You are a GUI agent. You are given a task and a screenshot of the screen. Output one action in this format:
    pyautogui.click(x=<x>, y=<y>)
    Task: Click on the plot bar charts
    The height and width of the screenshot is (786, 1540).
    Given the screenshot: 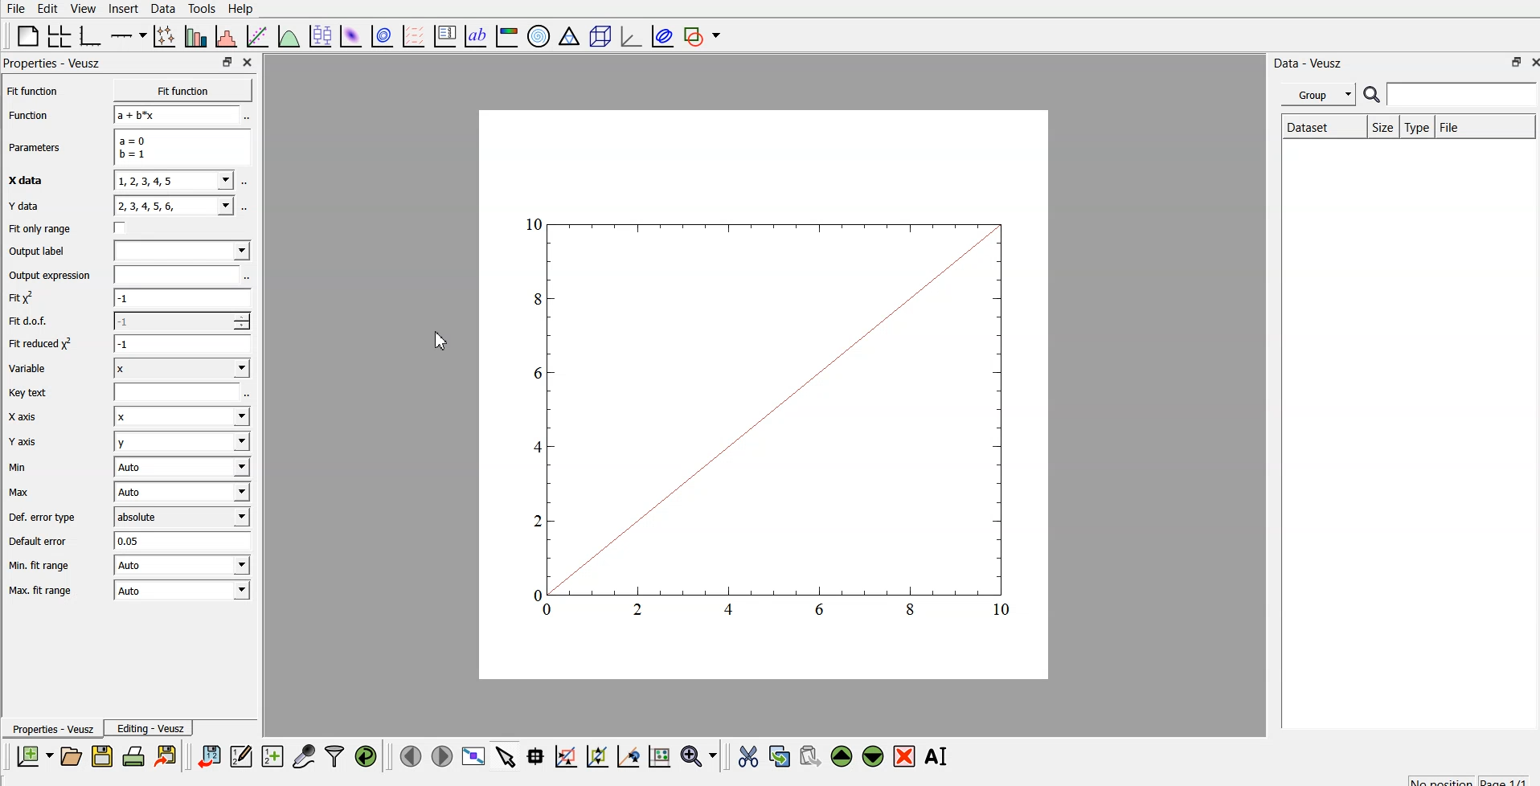 What is the action you would take?
    pyautogui.click(x=195, y=36)
    